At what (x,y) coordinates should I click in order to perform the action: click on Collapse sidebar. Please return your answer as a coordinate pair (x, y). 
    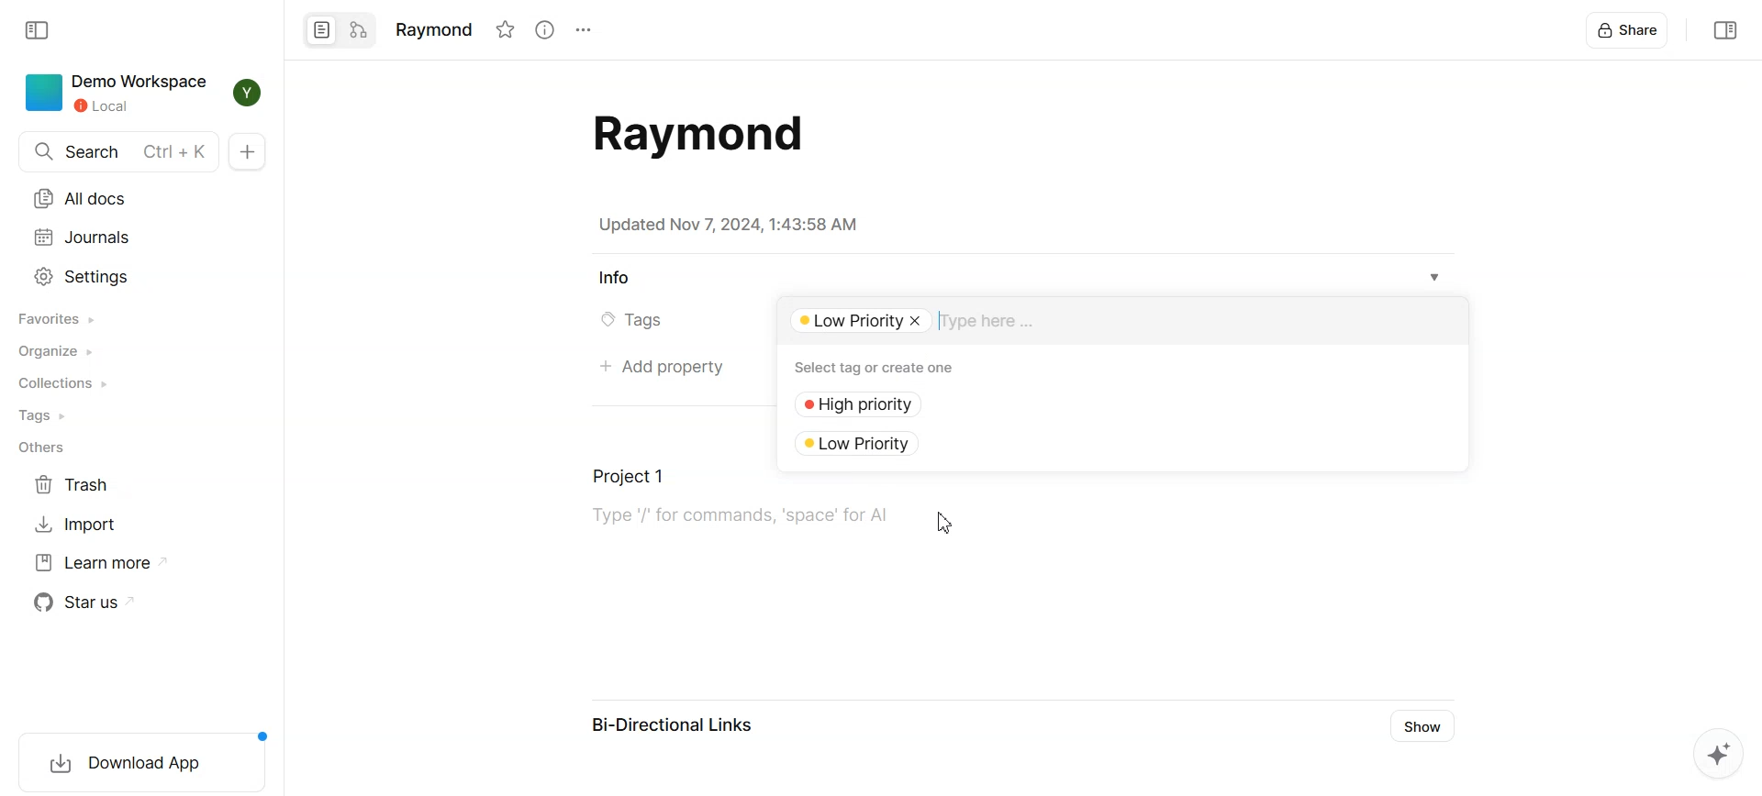
    Looking at the image, I should click on (1723, 29).